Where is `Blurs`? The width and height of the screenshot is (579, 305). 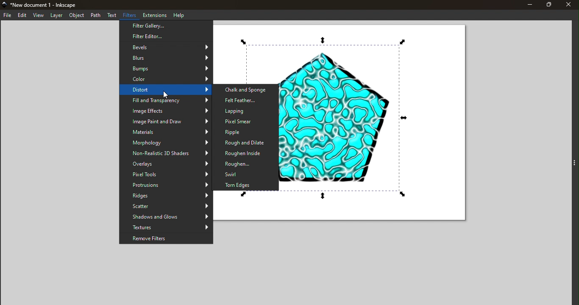
Blurs is located at coordinates (167, 57).